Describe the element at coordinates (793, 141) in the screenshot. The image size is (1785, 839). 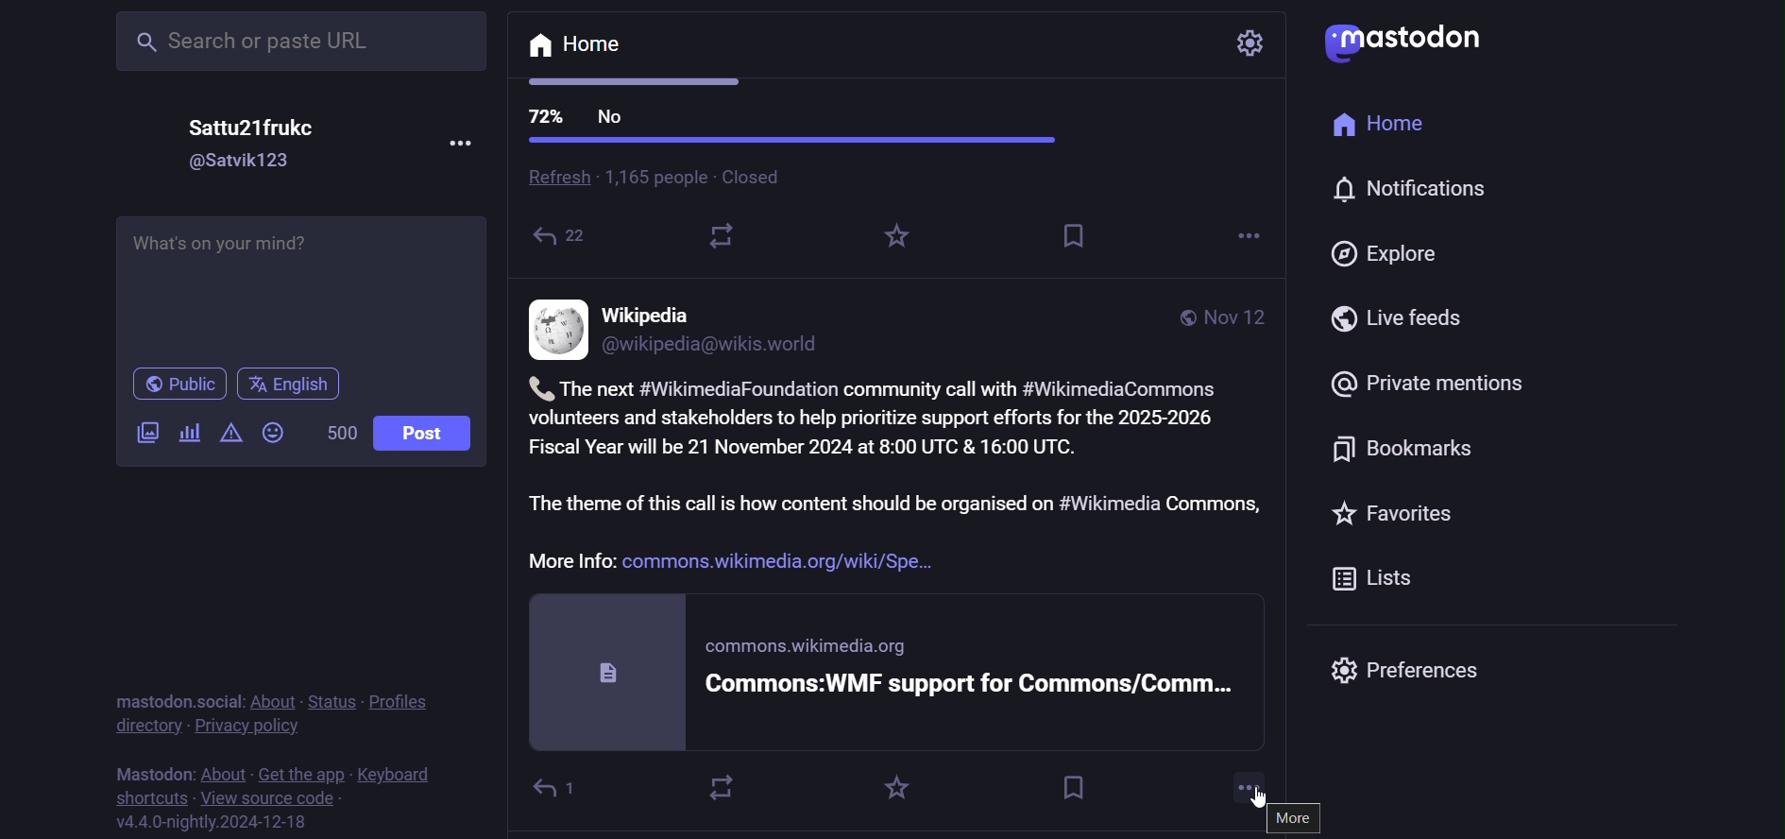
I see `progress bar` at that location.